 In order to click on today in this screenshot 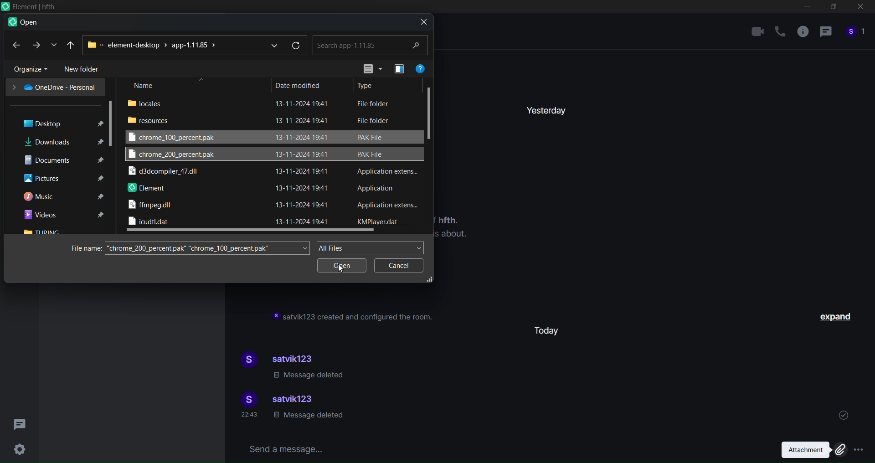, I will do `click(551, 329)`.